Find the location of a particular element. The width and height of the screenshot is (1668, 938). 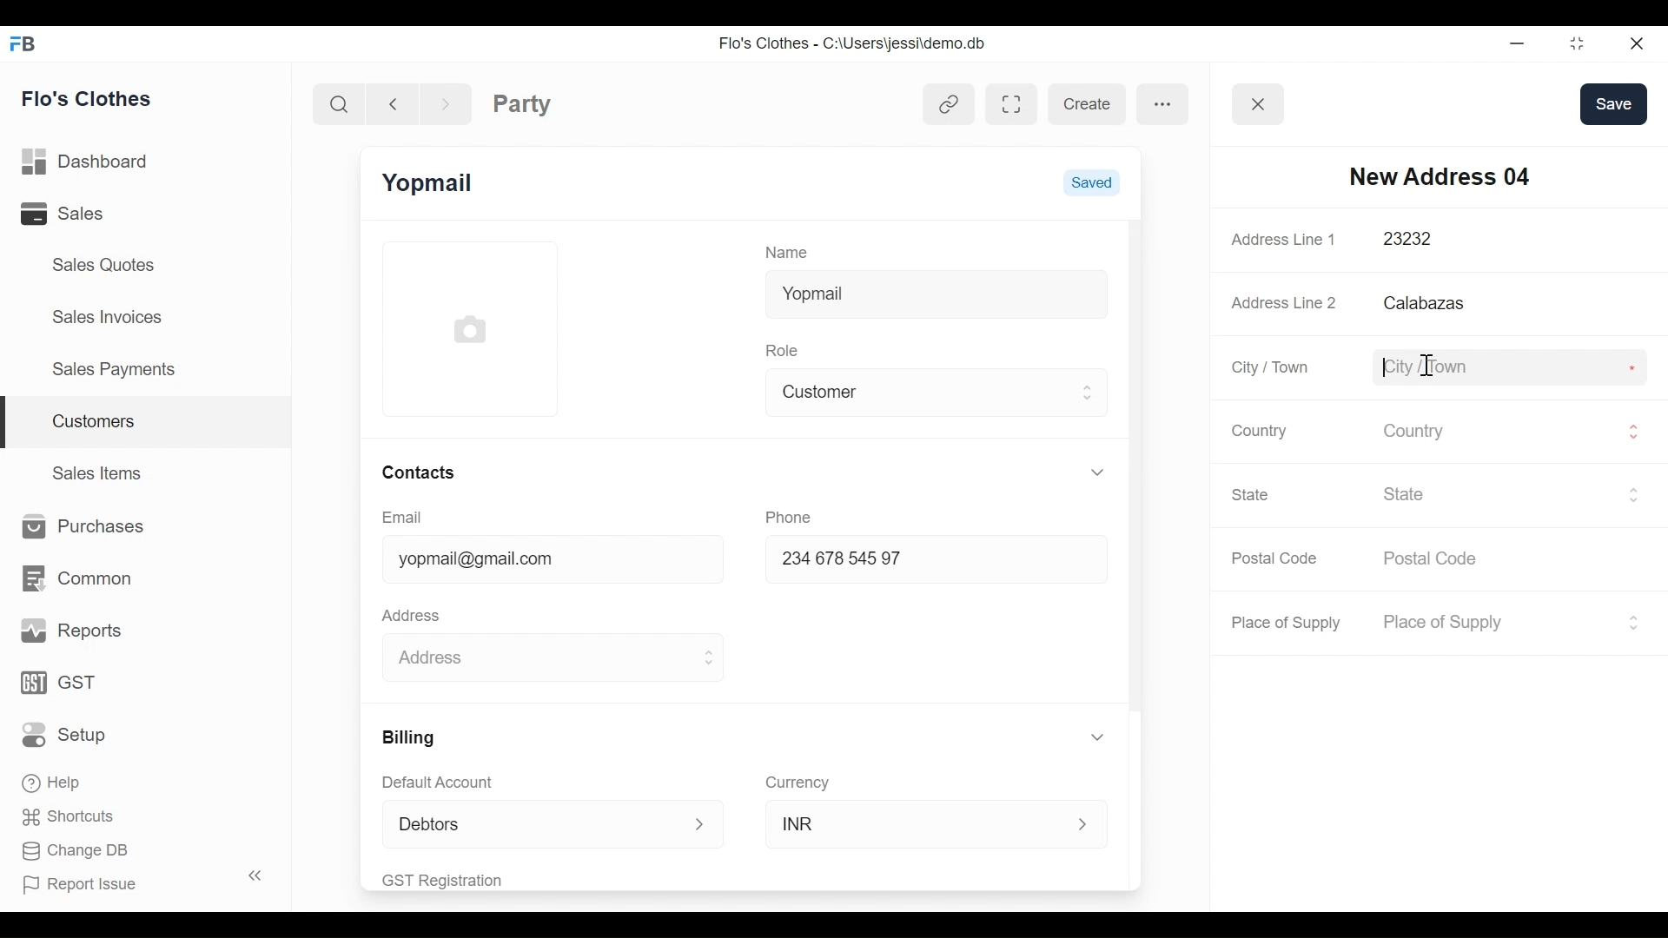

Address is located at coordinates (533, 654).